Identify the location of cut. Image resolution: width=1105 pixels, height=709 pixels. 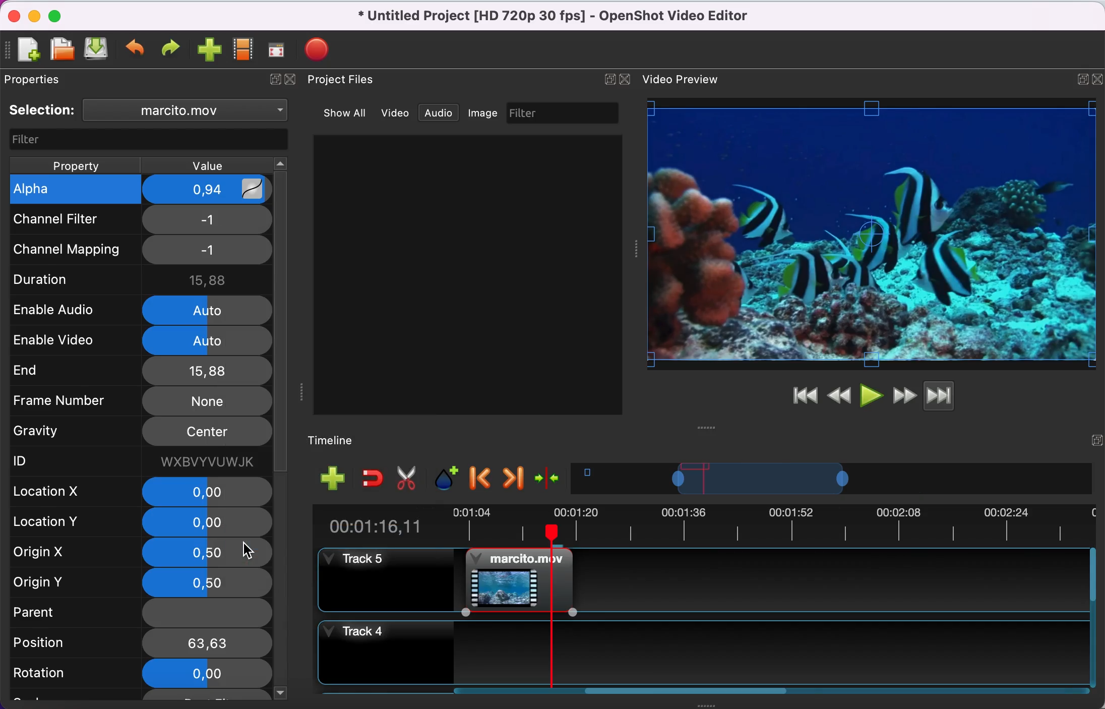
(410, 479).